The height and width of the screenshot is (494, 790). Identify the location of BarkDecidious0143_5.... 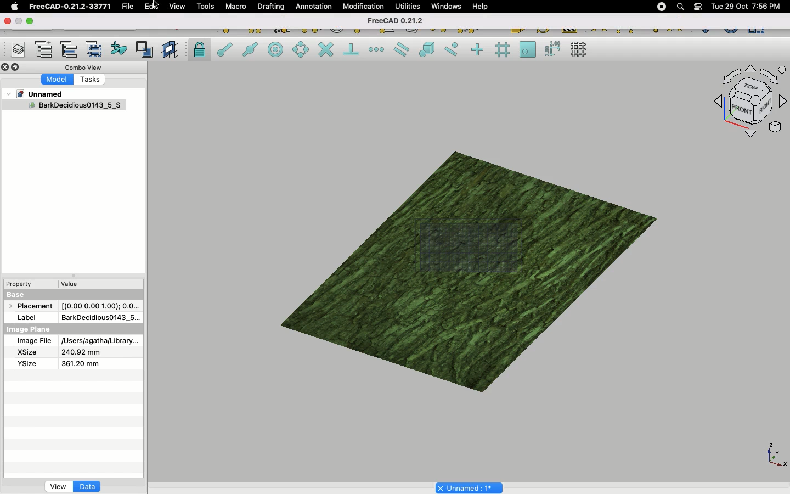
(99, 317).